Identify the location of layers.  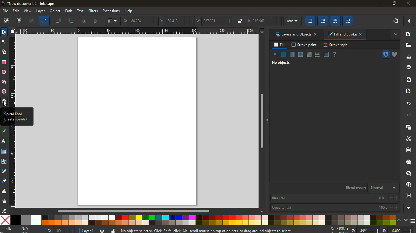
(407, 128).